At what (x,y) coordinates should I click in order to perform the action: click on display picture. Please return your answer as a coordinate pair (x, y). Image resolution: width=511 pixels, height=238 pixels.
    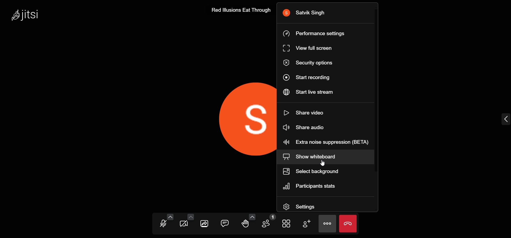
    Looking at the image, I should click on (242, 119).